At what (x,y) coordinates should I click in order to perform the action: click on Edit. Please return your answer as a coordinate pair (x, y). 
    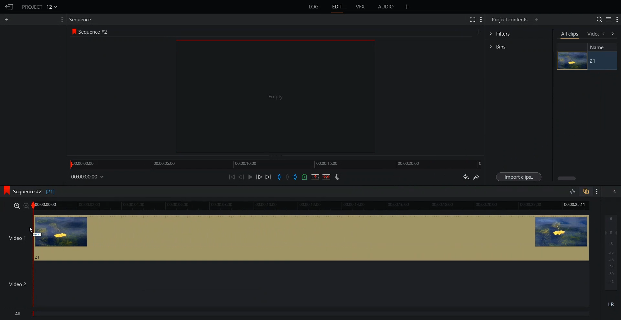
    Looking at the image, I should click on (337, 7).